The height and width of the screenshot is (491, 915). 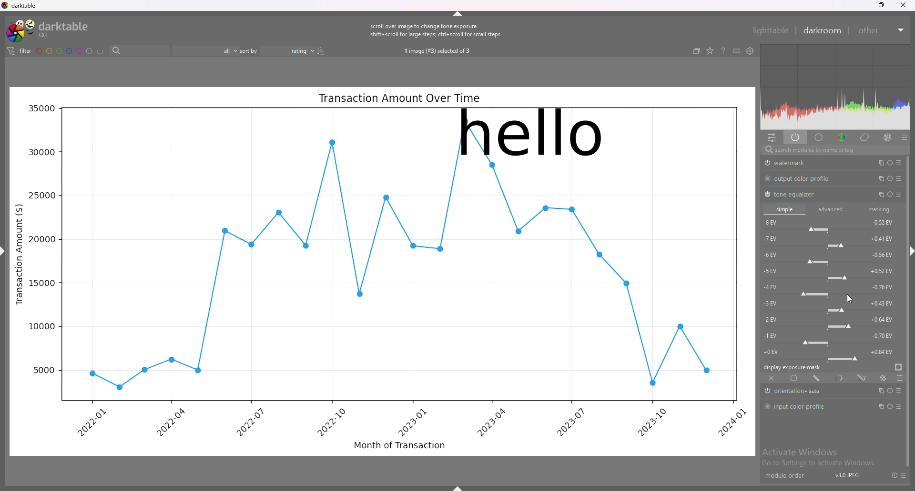 I want to click on color labels, so click(x=64, y=51).